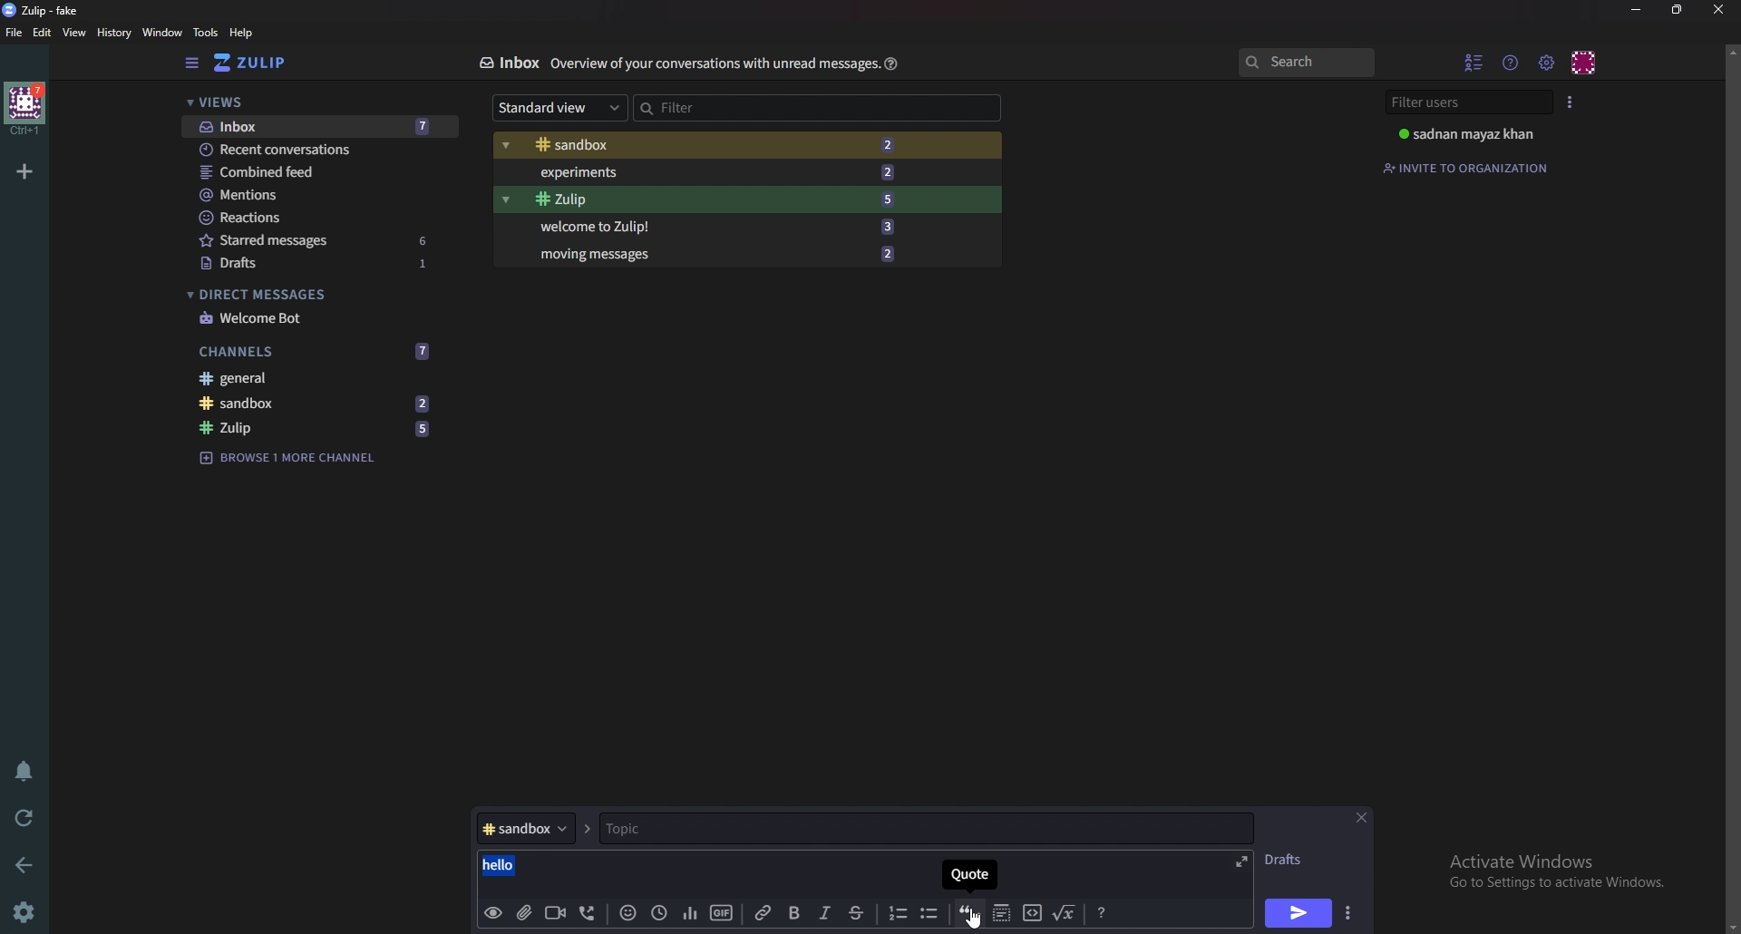 The height and width of the screenshot is (934, 1741). I want to click on Edit, so click(43, 33).